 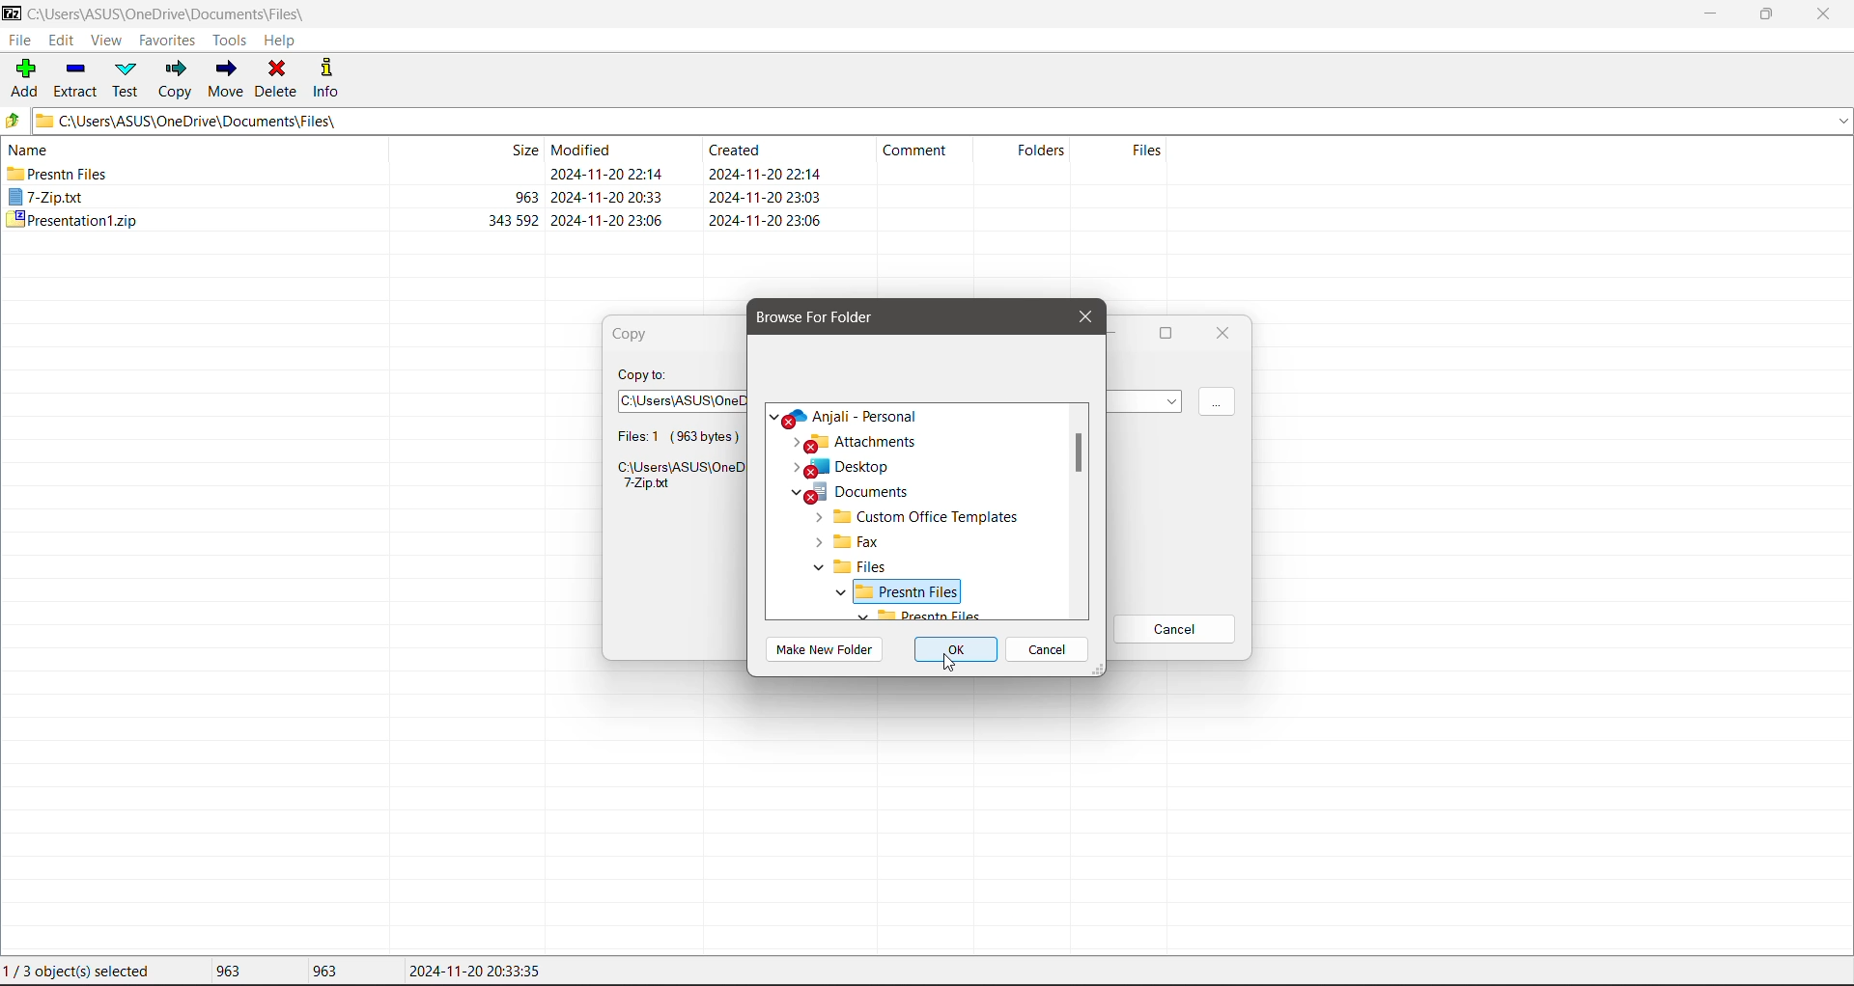 I want to click on Fax, so click(x=849, y=544).